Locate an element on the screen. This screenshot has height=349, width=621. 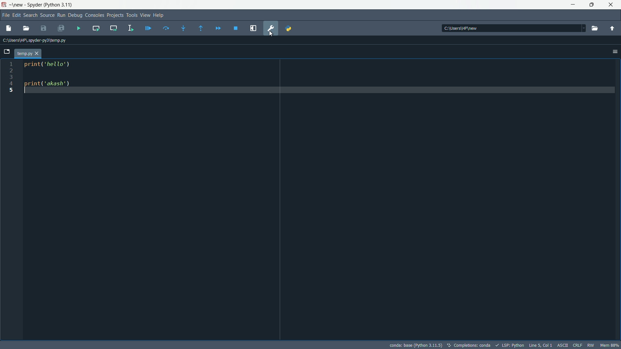
maximize current pane is located at coordinates (255, 28).